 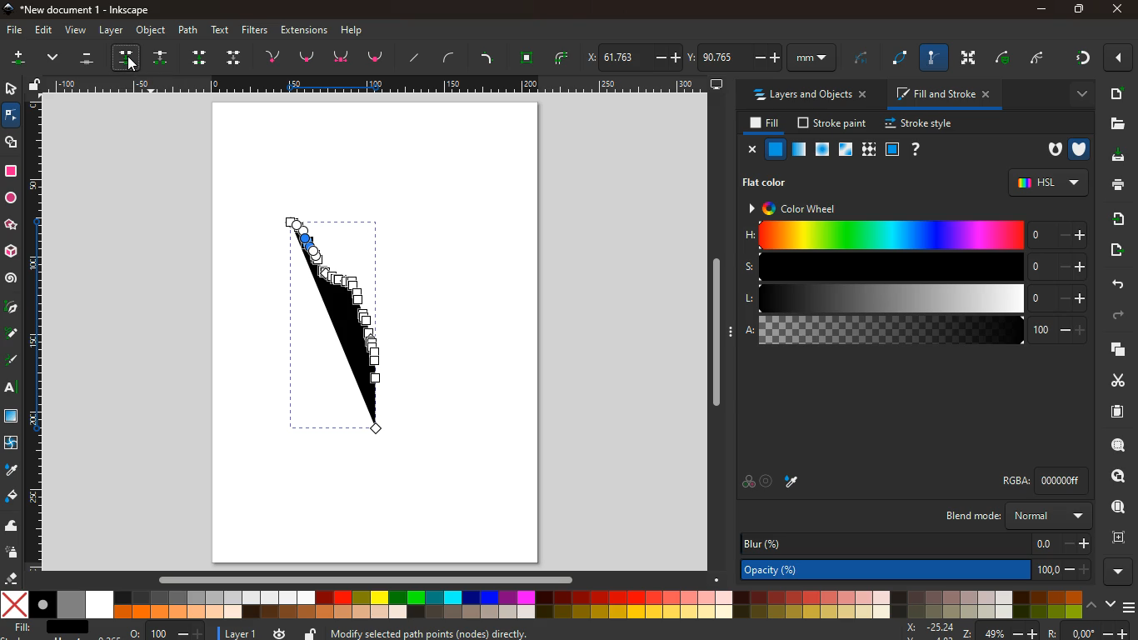 What do you see at coordinates (1081, 60) in the screenshot?
I see `gradient` at bounding box center [1081, 60].